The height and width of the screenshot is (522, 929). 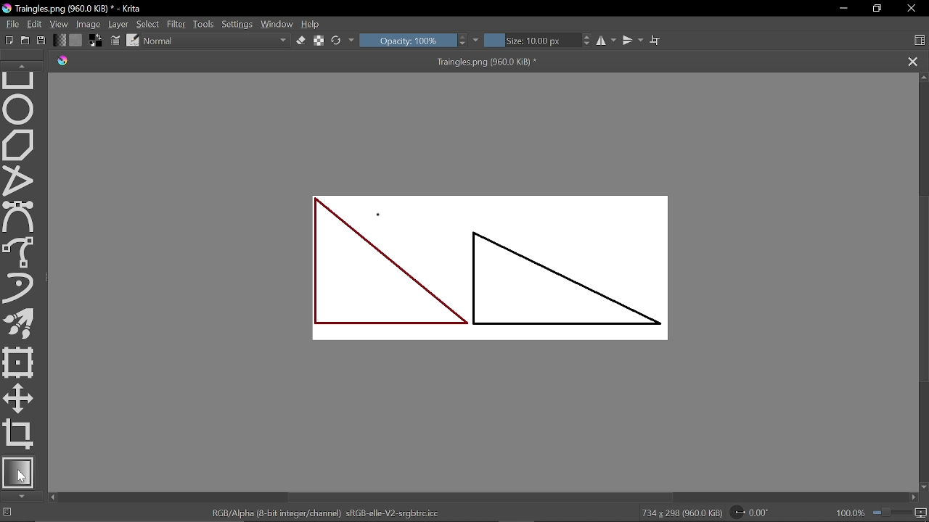 I want to click on No selection , so click(x=6, y=513).